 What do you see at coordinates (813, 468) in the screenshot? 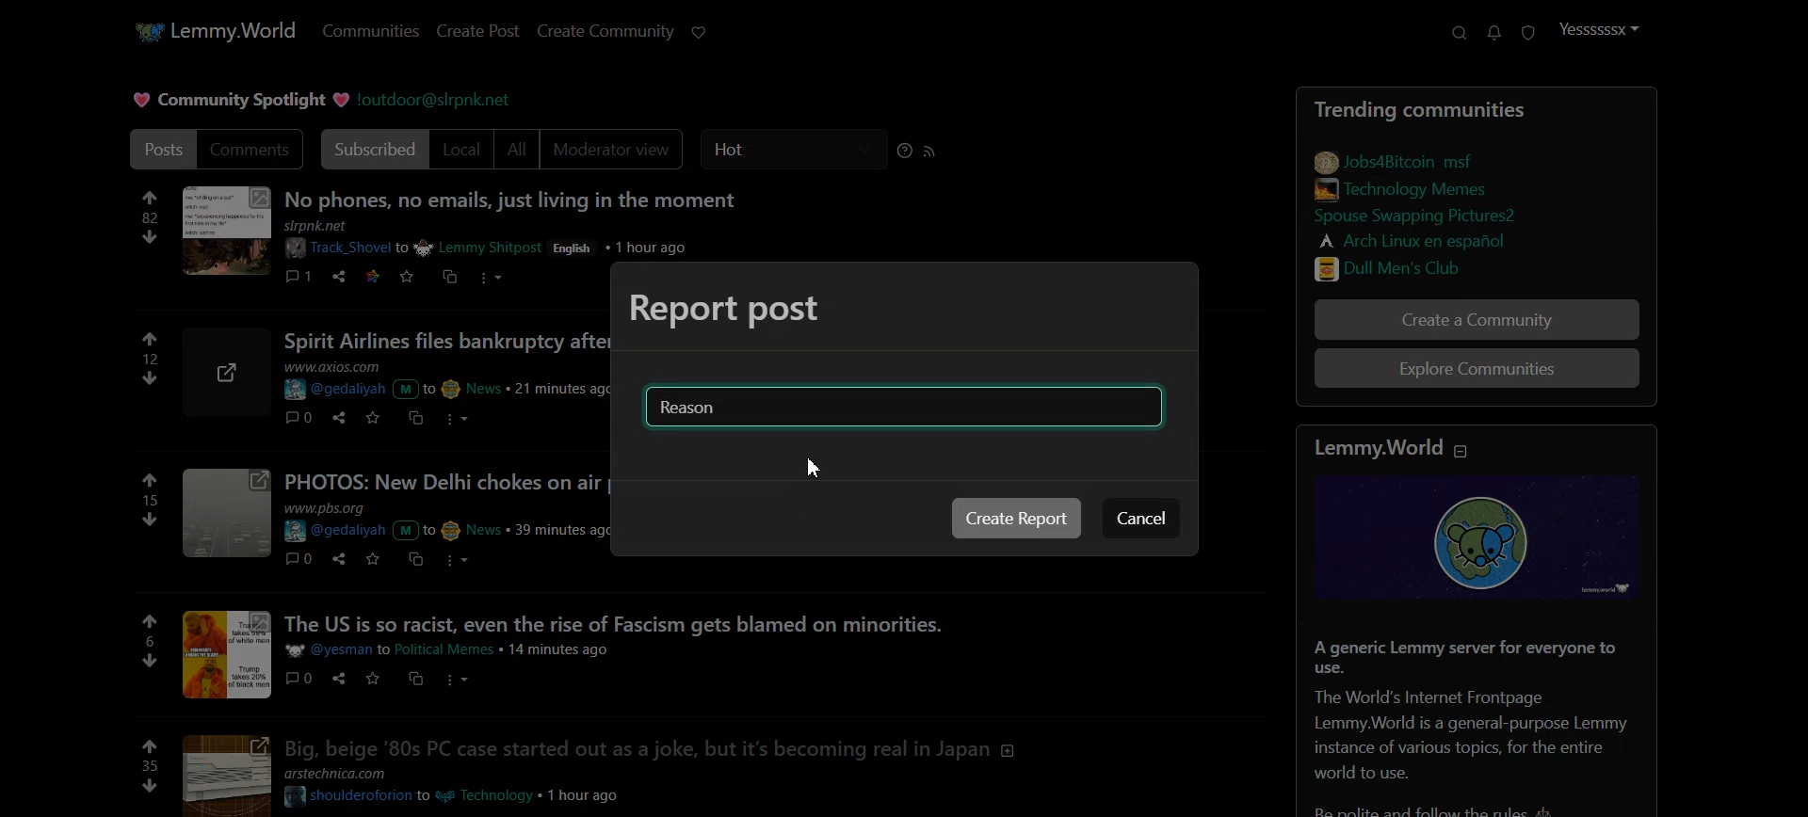
I see `Cursor` at bounding box center [813, 468].